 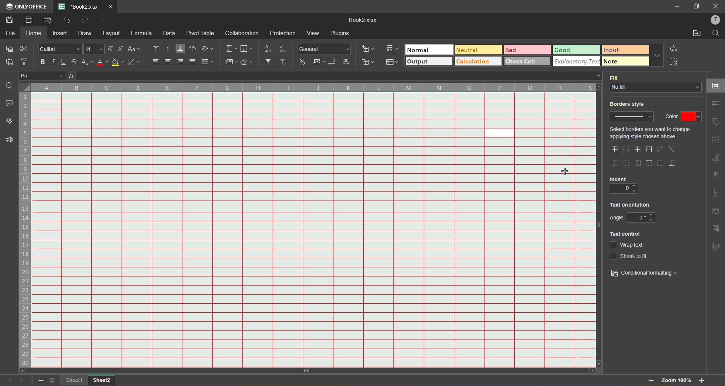 What do you see at coordinates (717, 158) in the screenshot?
I see `charts` at bounding box center [717, 158].